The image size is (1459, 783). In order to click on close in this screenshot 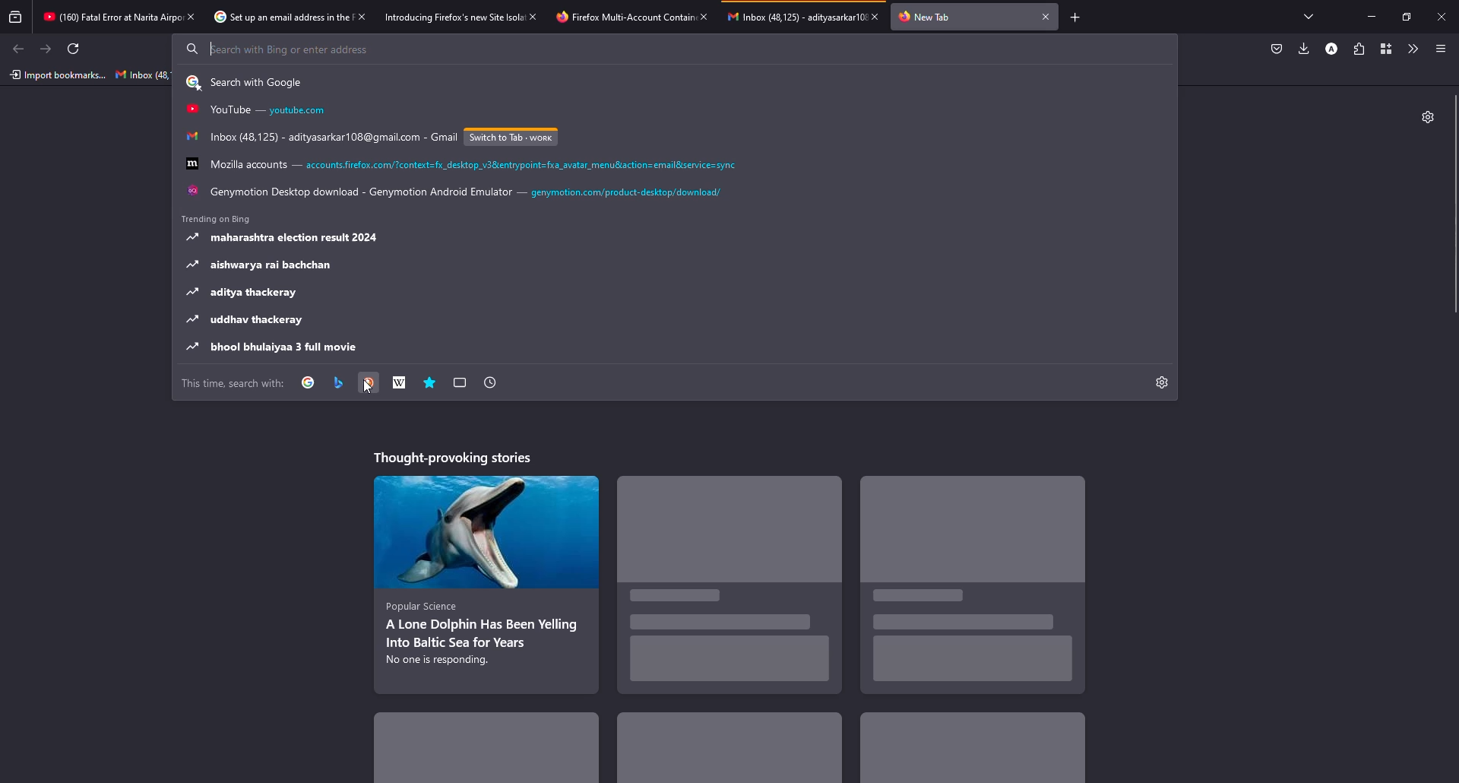, I will do `click(1046, 16)`.